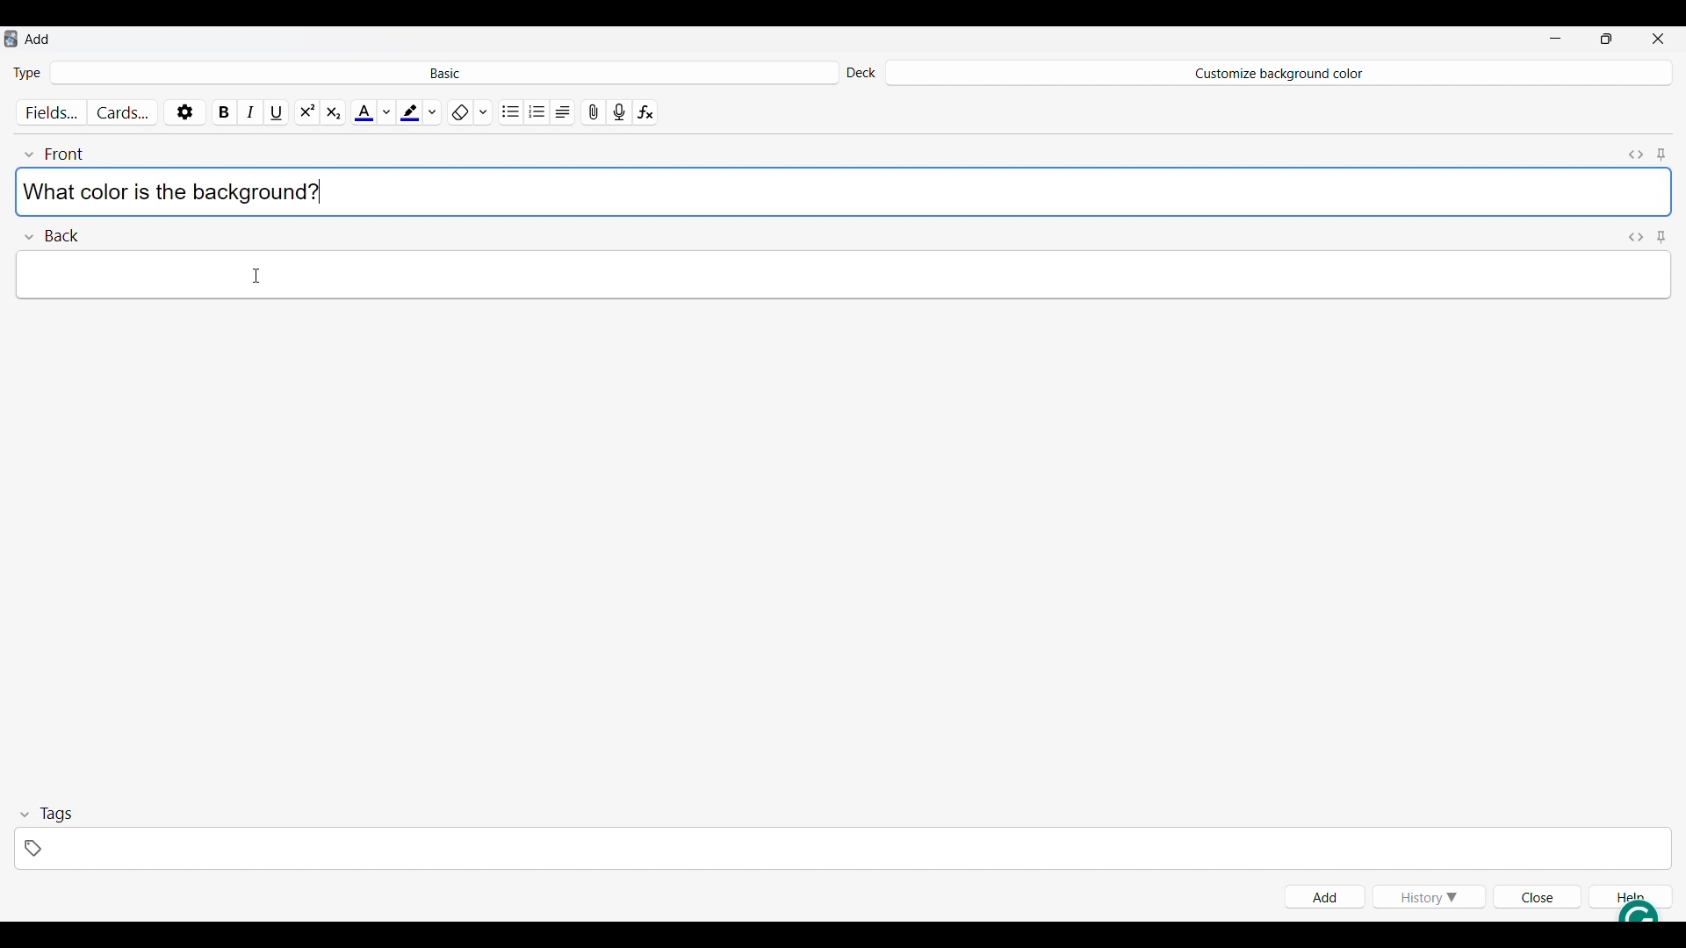  What do you see at coordinates (123, 110) in the screenshot?
I see `Customize cards` at bounding box center [123, 110].